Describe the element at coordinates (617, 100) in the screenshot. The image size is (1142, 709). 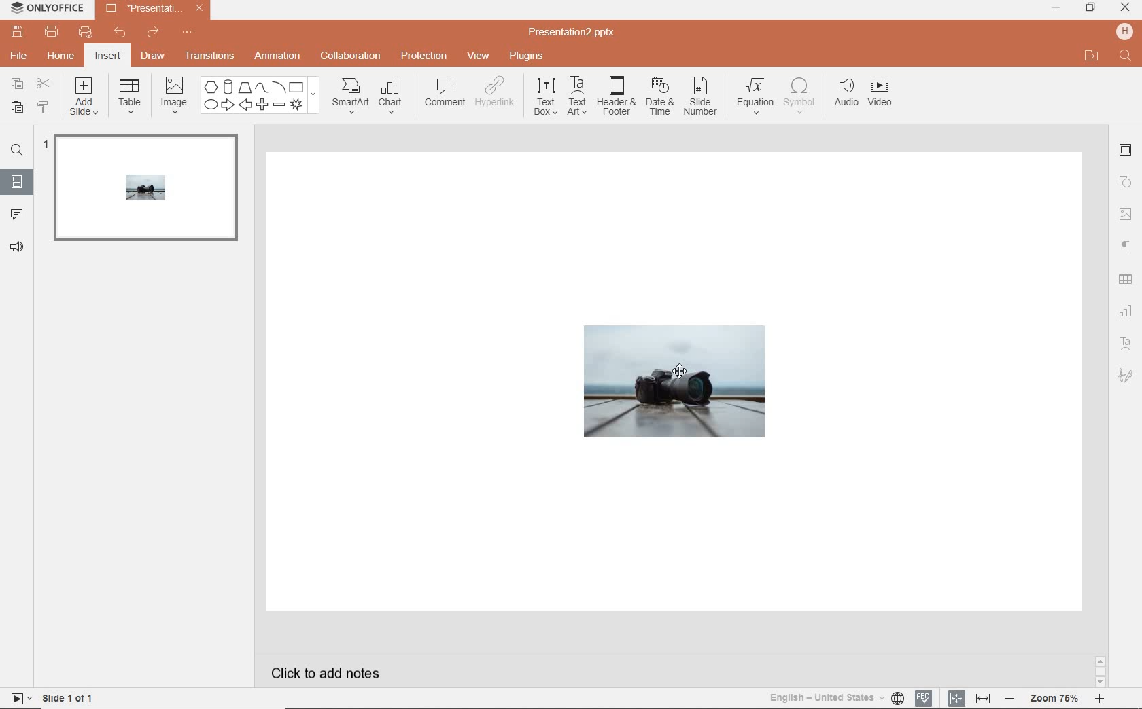
I see `header & footer` at that location.